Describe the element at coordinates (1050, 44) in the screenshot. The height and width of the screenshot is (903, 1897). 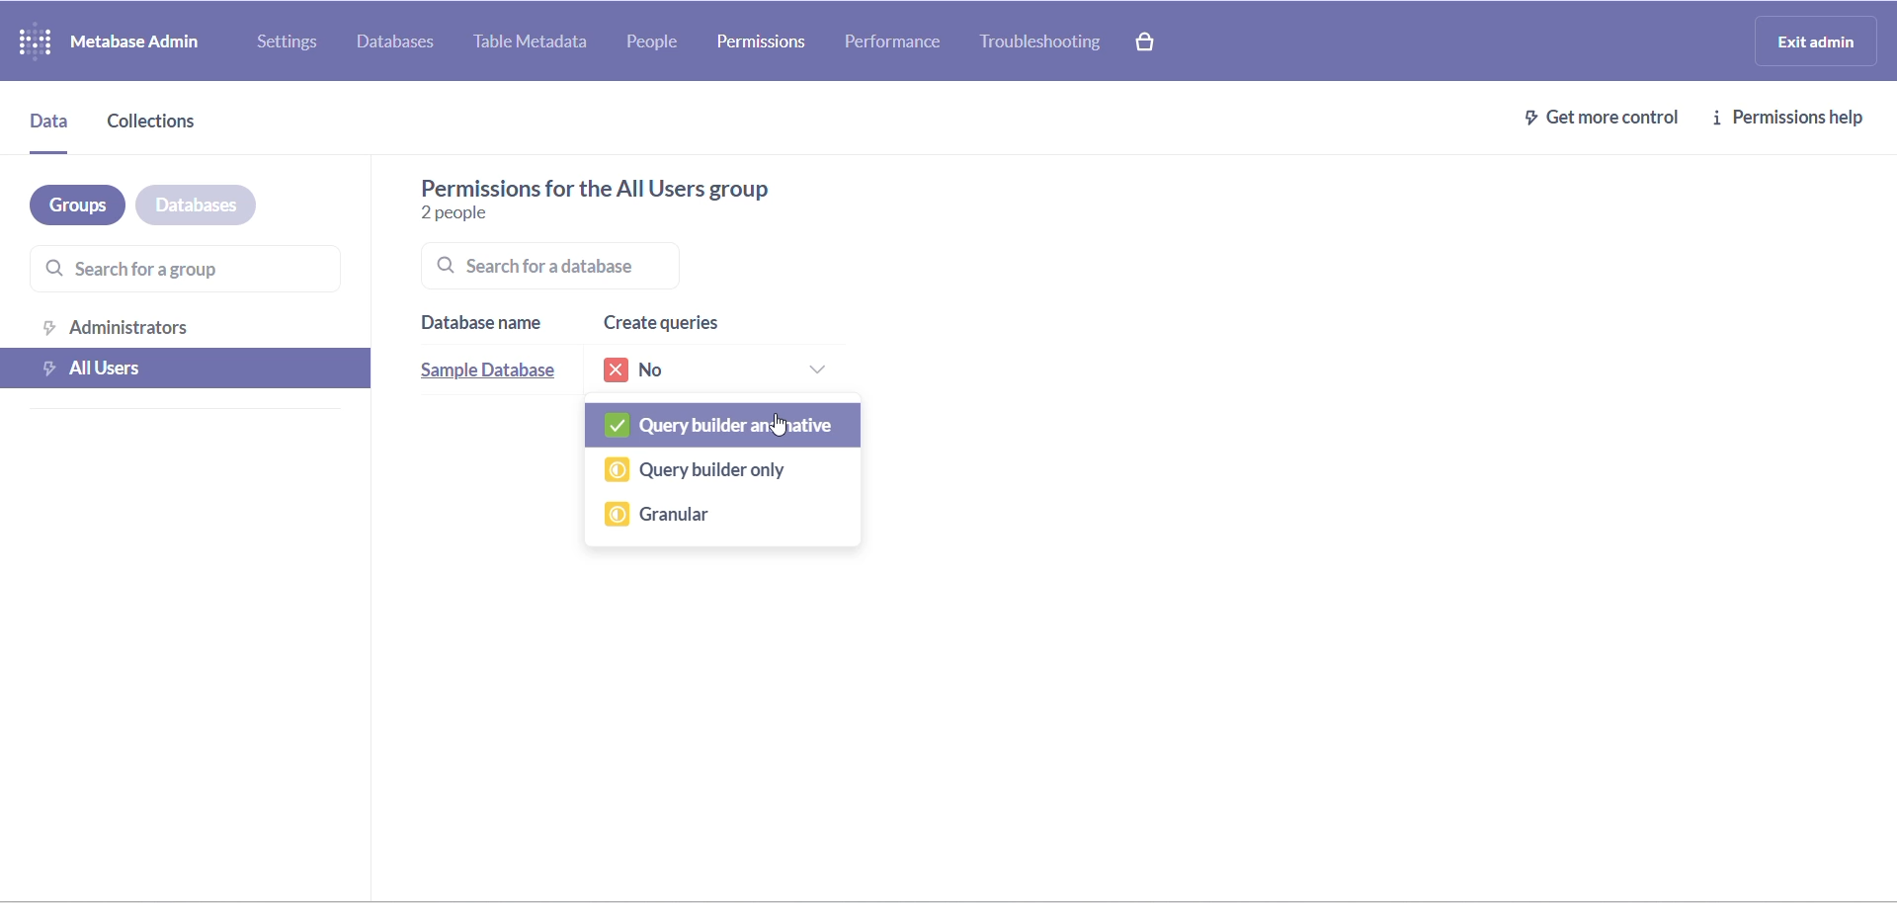
I see `troubleshooting` at that location.